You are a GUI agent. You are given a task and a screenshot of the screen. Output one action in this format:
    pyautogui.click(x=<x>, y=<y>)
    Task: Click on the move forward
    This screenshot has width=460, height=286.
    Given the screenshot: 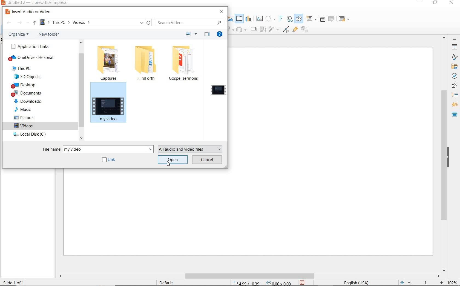 What is the action you would take?
    pyautogui.click(x=254, y=30)
    